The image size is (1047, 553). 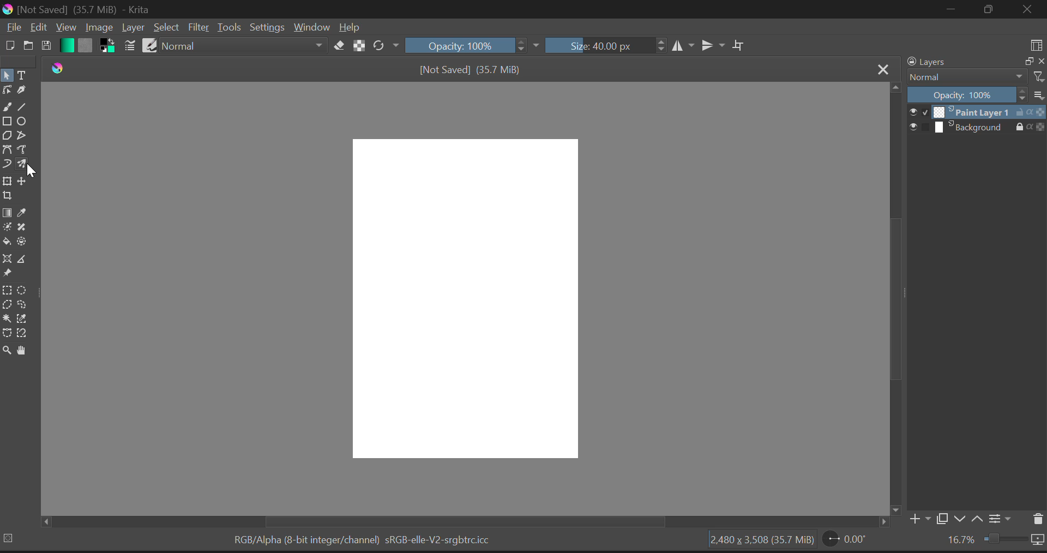 I want to click on Rectangles, so click(x=7, y=121).